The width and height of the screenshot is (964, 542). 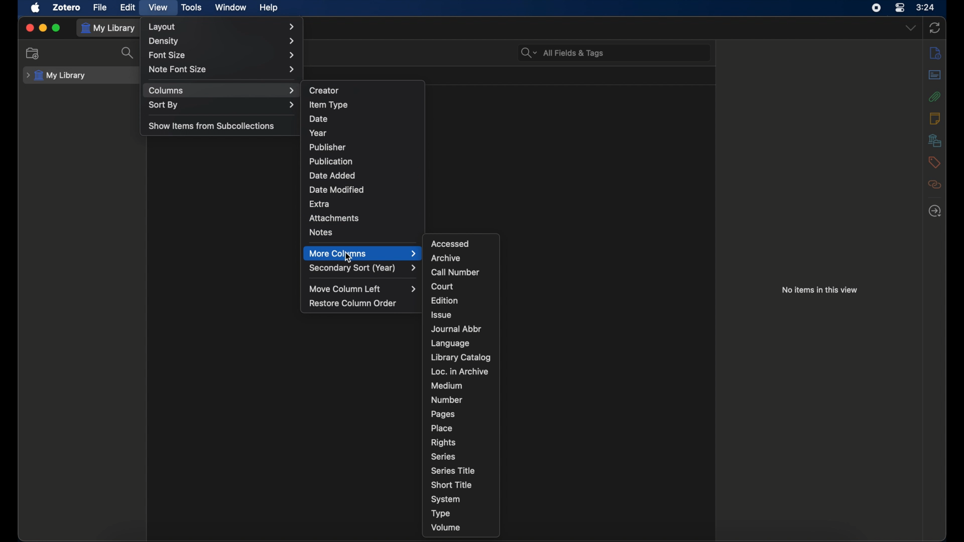 What do you see at coordinates (446, 527) in the screenshot?
I see `volume` at bounding box center [446, 527].